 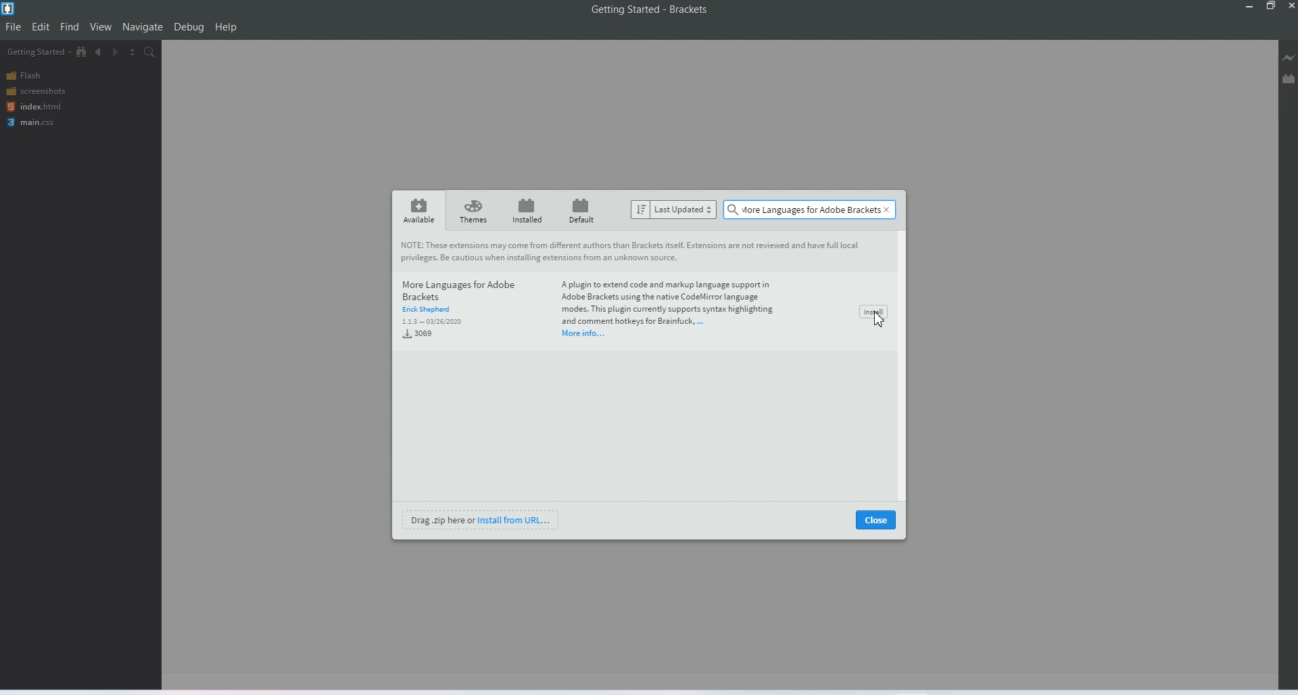 What do you see at coordinates (586, 334) in the screenshot?
I see `More Information` at bounding box center [586, 334].